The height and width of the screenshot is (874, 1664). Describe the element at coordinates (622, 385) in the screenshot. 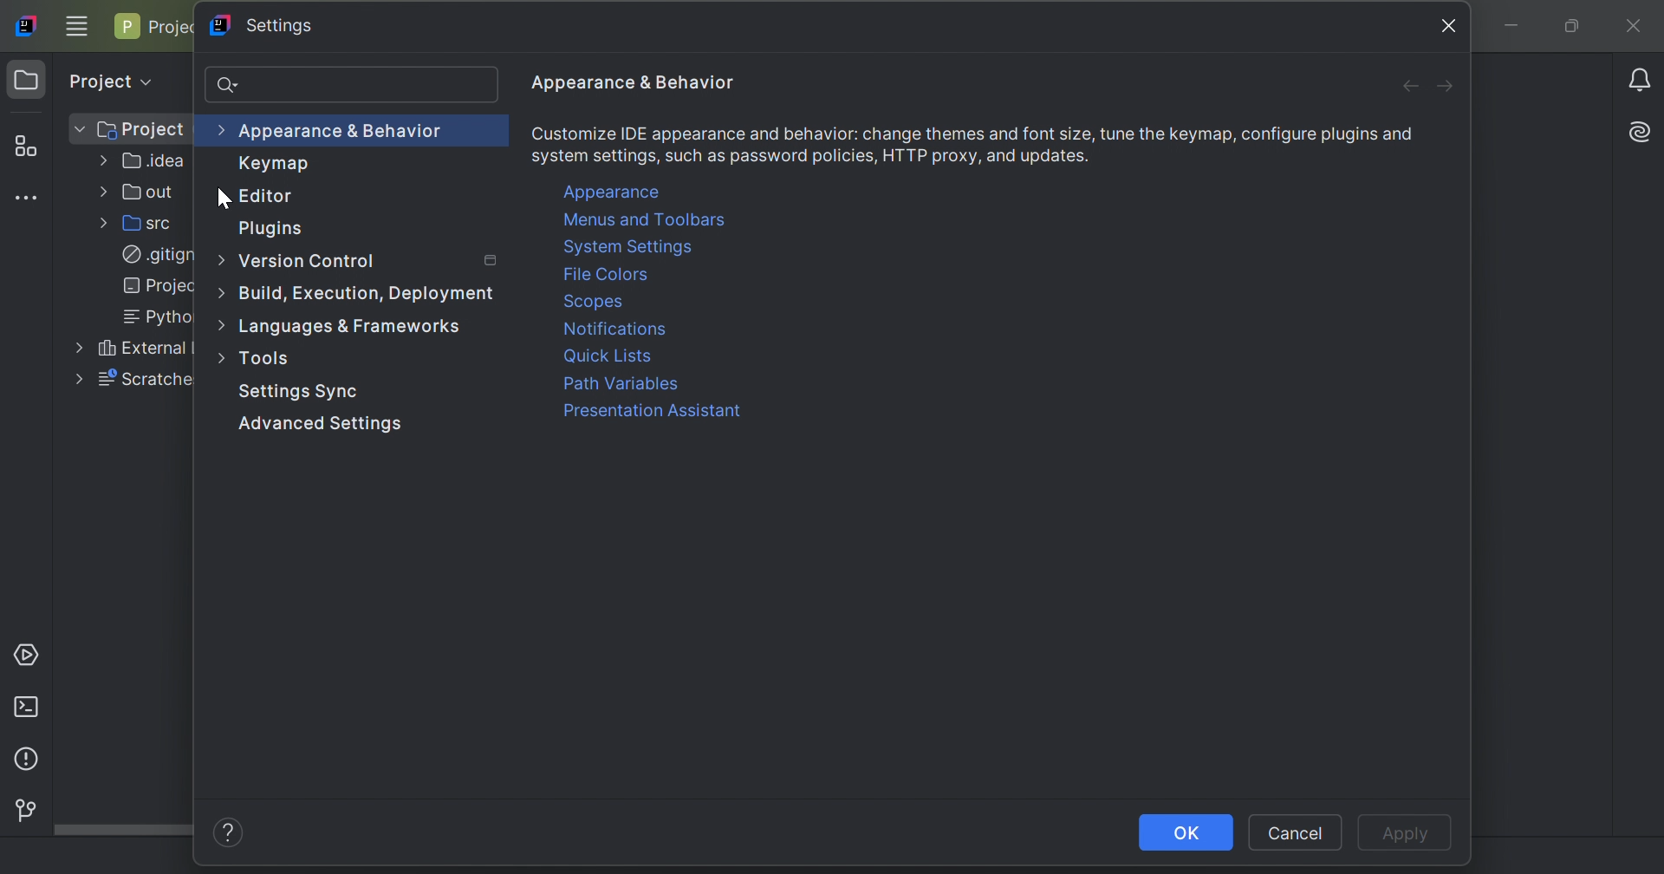

I see `Path variables` at that location.